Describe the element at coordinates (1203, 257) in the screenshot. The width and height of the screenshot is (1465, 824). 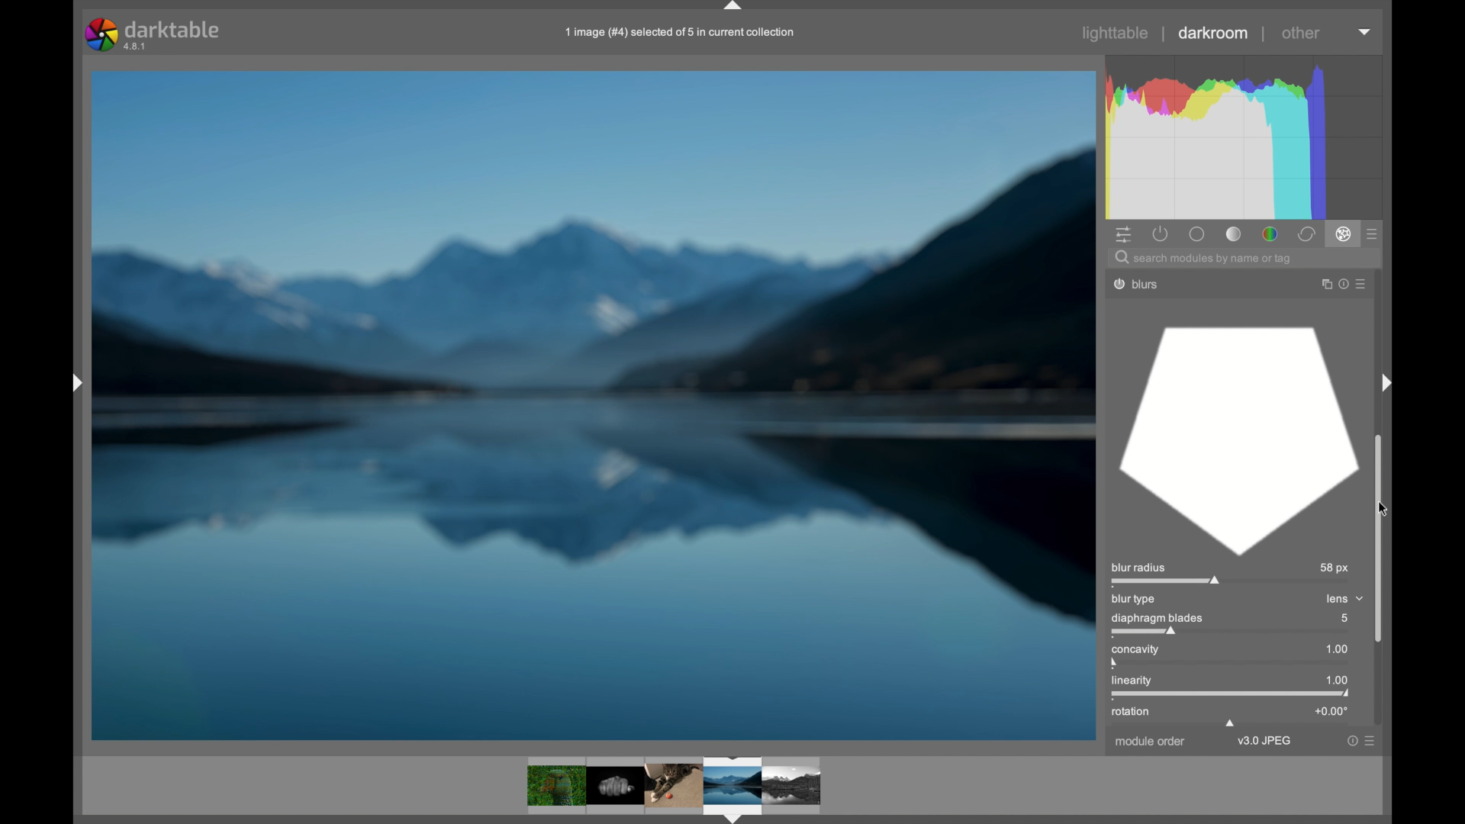
I see `search module by name or tag` at that location.